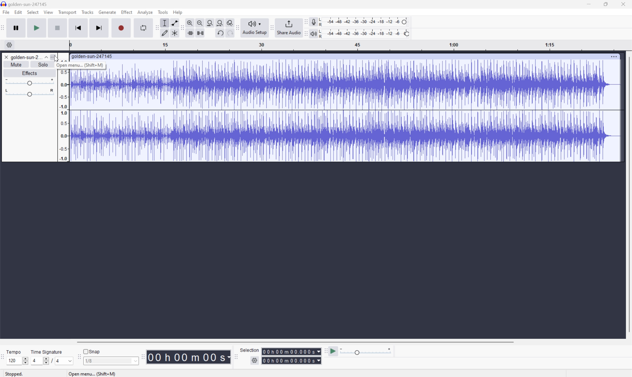 Image resolution: width=632 pixels, height=377 pixels. I want to click on Effects, so click(30, 73).